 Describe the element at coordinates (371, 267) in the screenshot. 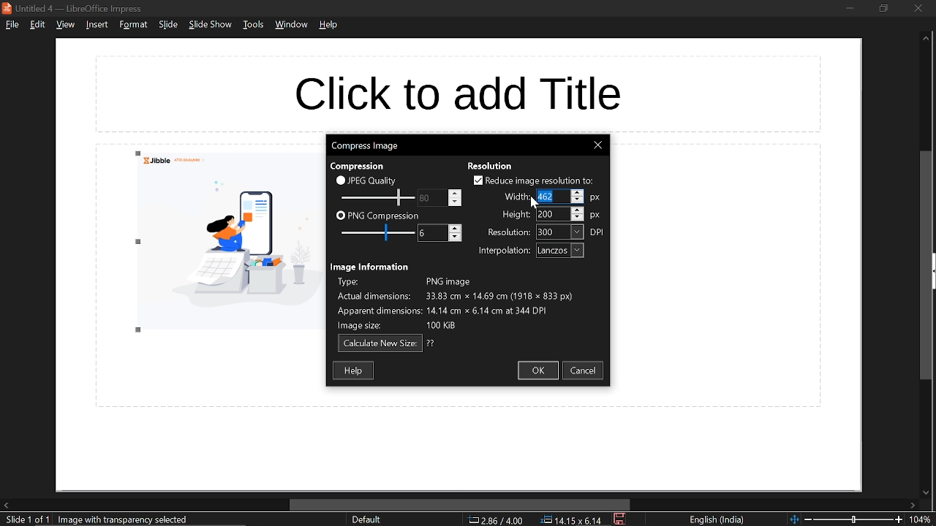

I see `image information` at that location.